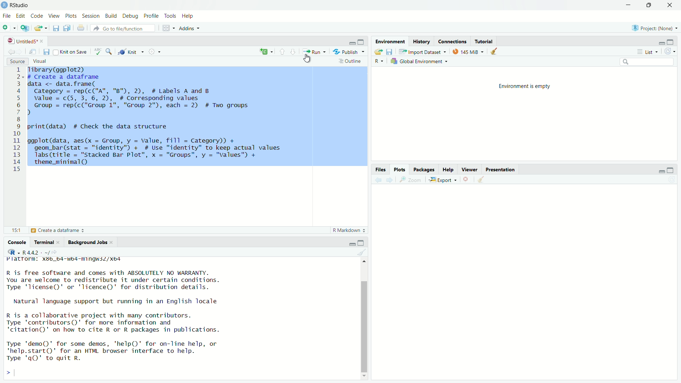  What do you see at coordinates (17, 241) in the screenshot?
I see `Console` at bounding box center [17, 241].